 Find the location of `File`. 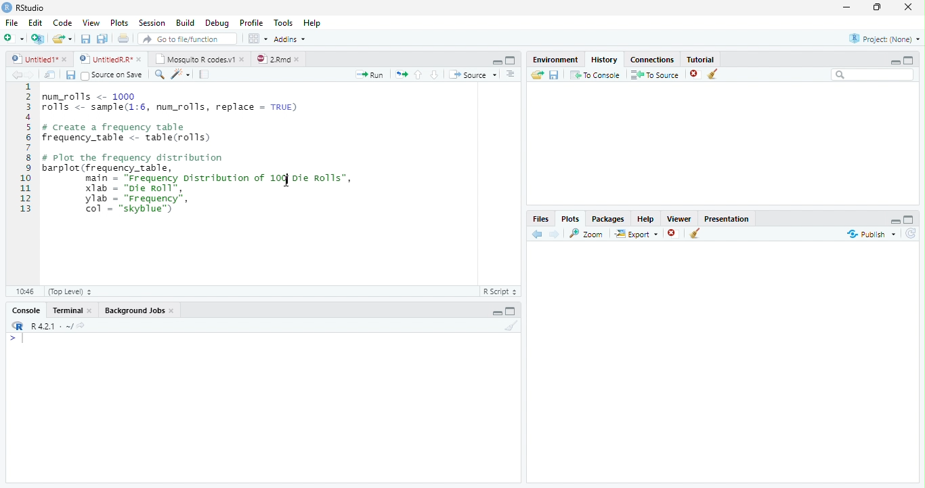

File is located at coordinates (12, 21).